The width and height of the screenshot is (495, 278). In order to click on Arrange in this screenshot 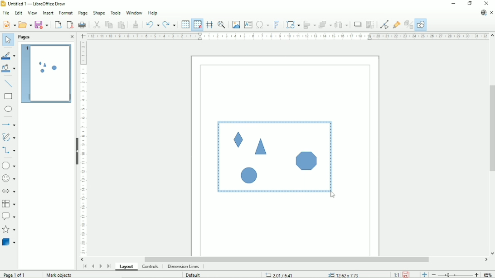, I will do `click(325, 24)`.